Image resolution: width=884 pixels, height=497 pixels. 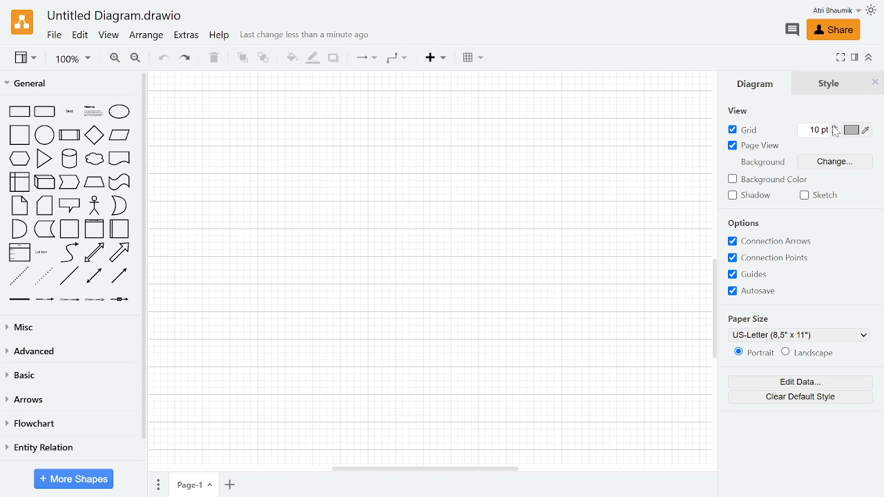 What do you see at coordinates (740, 222) in the screenshot?
I see `Options` at bounding box center [740, 222].